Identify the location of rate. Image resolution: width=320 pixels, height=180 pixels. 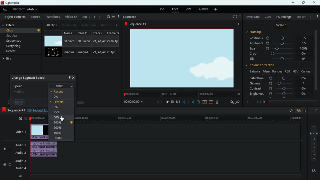
(290, 110).